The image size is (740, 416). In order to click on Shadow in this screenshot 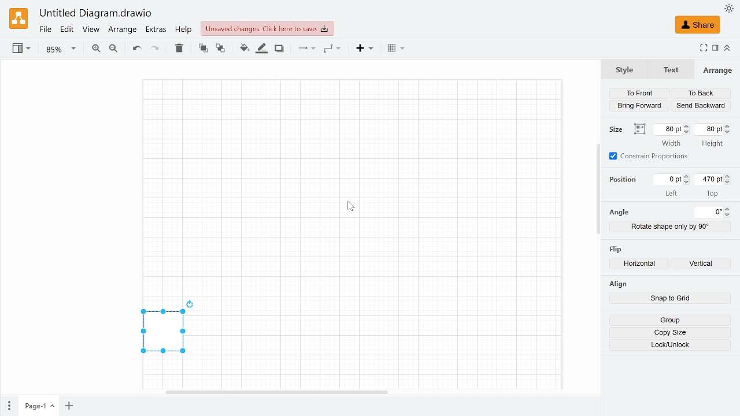, I will do `click(279, 49)`.